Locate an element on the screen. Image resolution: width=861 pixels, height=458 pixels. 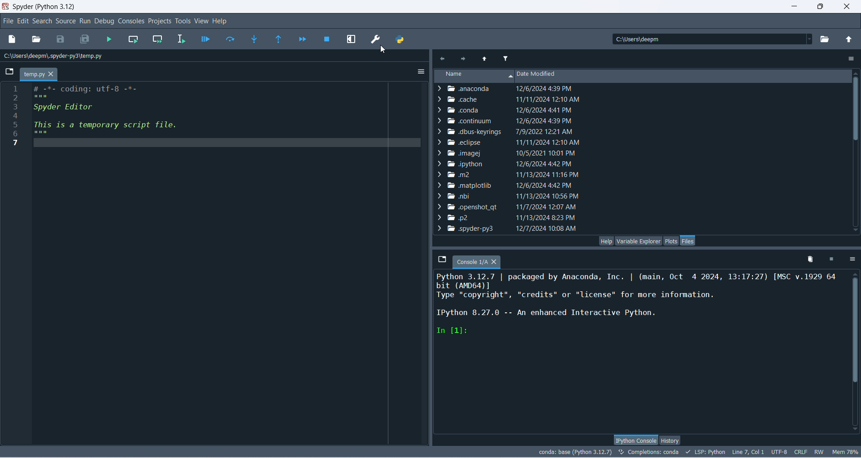
cursor is located at coordinates (385, 50).